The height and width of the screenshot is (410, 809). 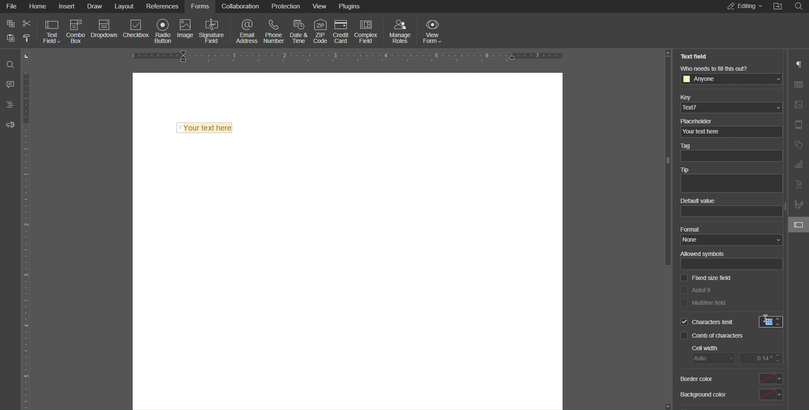 What do you see at coordinates (38, 6) in the screenshot?
I see `Home` at bounding box center [38, 6].